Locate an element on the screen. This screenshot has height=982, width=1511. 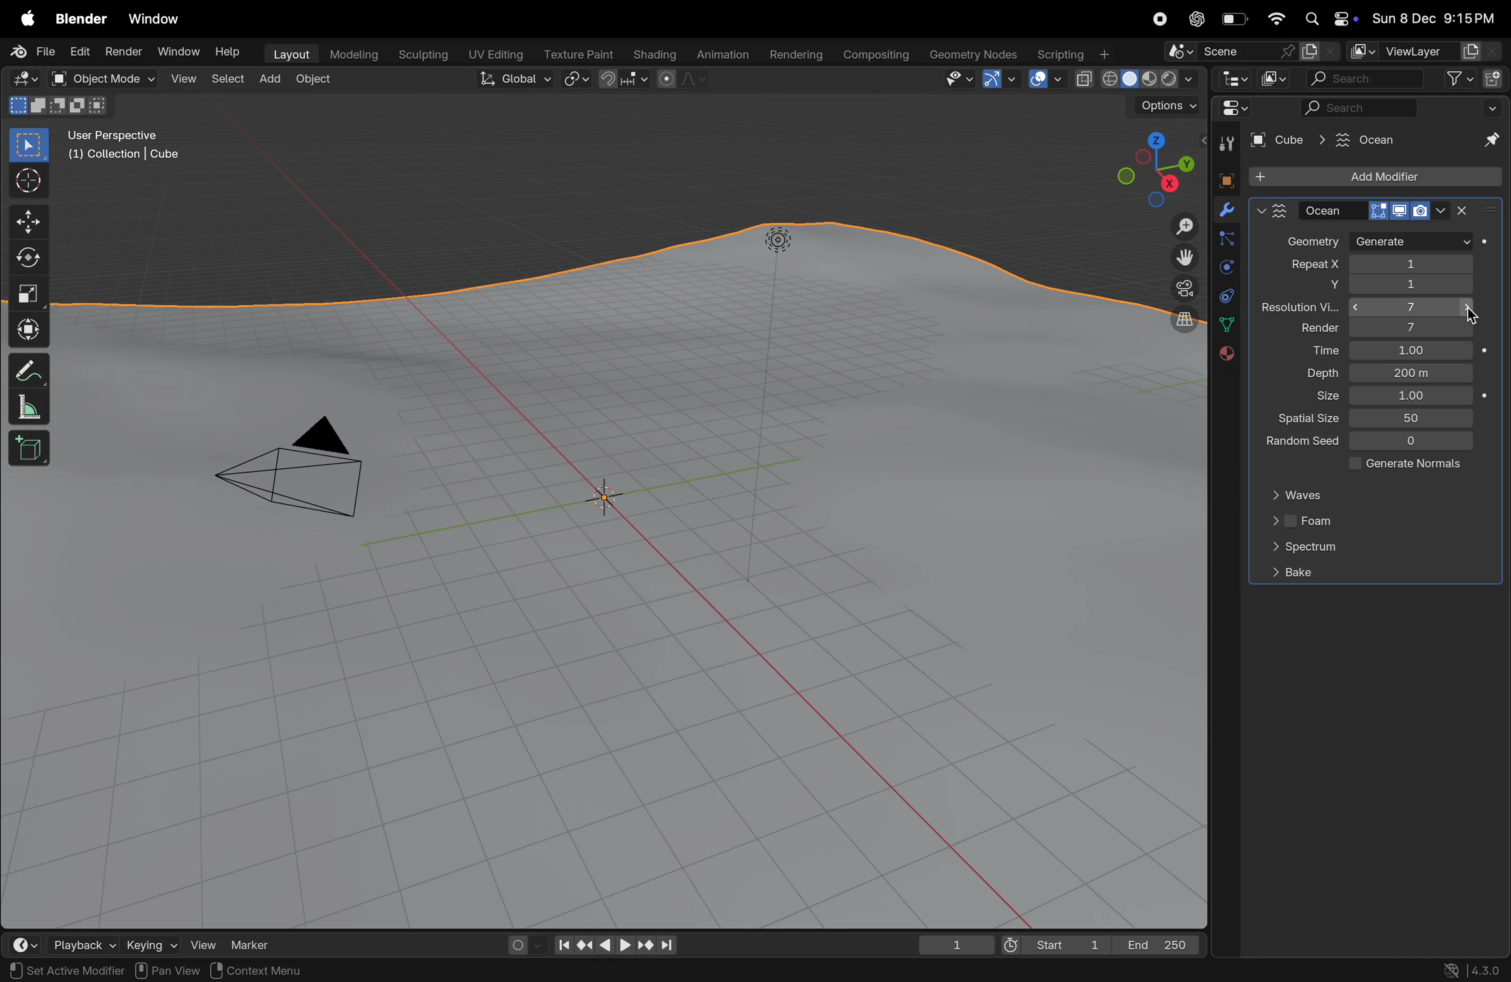
Gemmerty nodes is located at coordinates (972, 55).